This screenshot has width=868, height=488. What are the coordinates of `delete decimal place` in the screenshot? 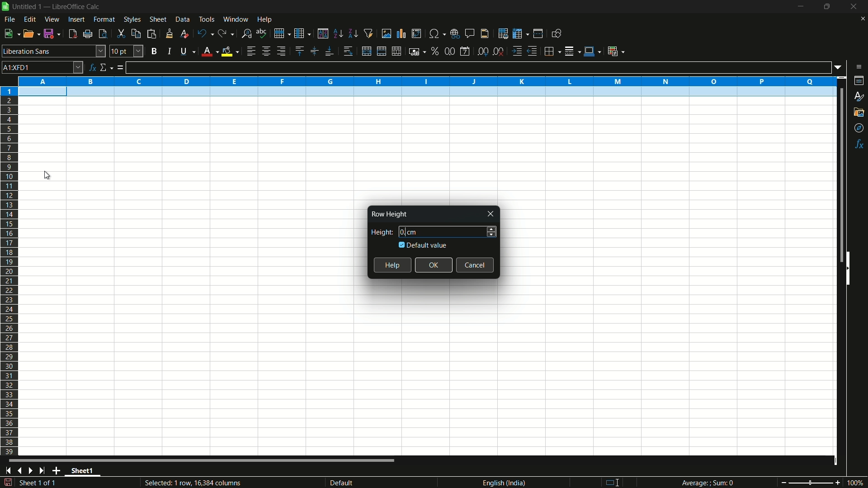 It's located at (499, 52).